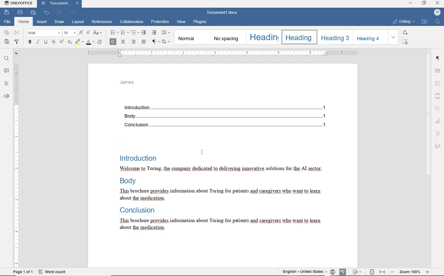 This screenshot has width=444, height=276. I want to click on numbering, so click(125, 33).